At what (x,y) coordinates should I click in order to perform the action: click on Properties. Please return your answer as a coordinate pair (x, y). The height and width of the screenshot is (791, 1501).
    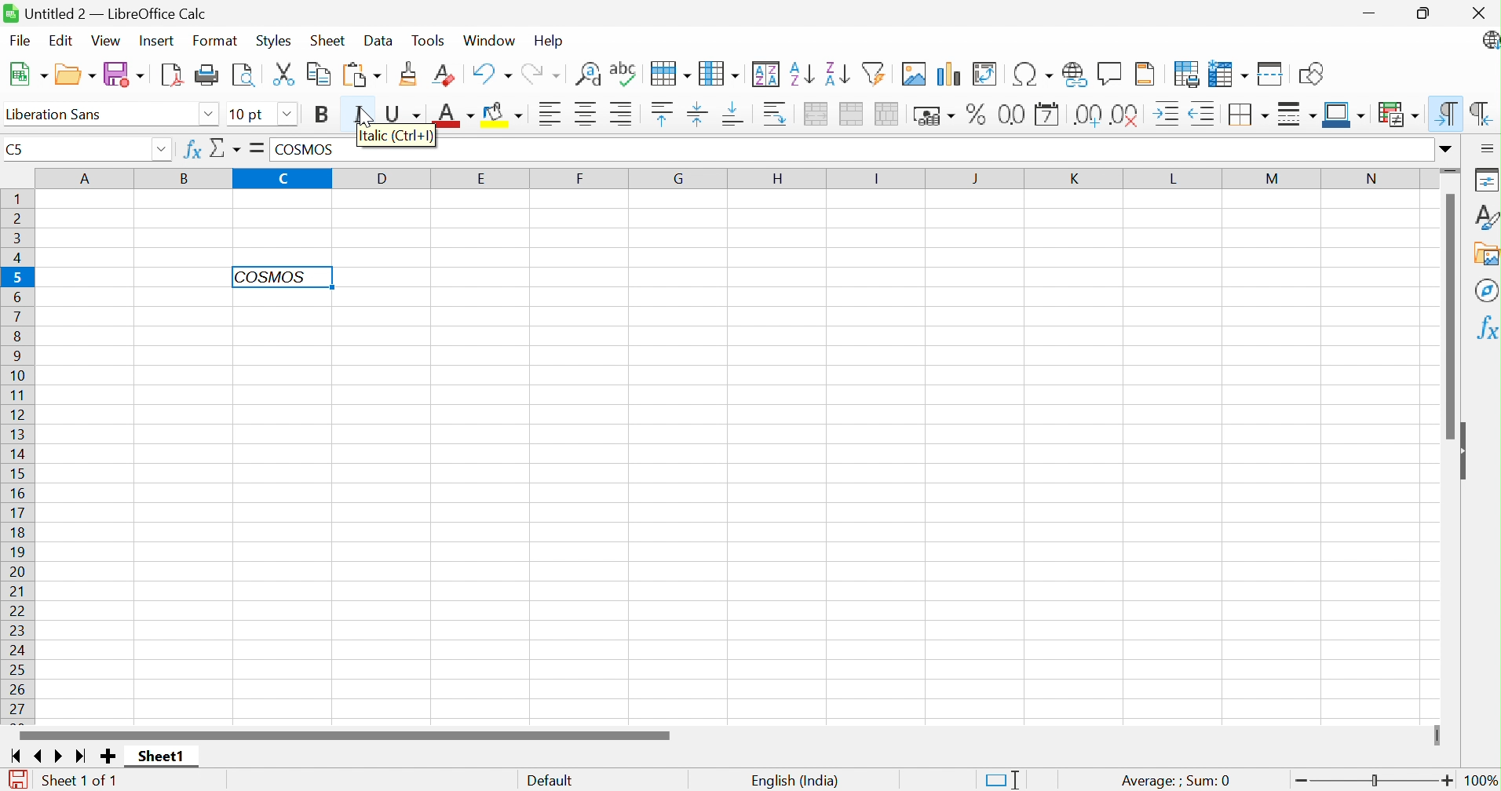
    Looking at the image, I should click on (1488, 178).